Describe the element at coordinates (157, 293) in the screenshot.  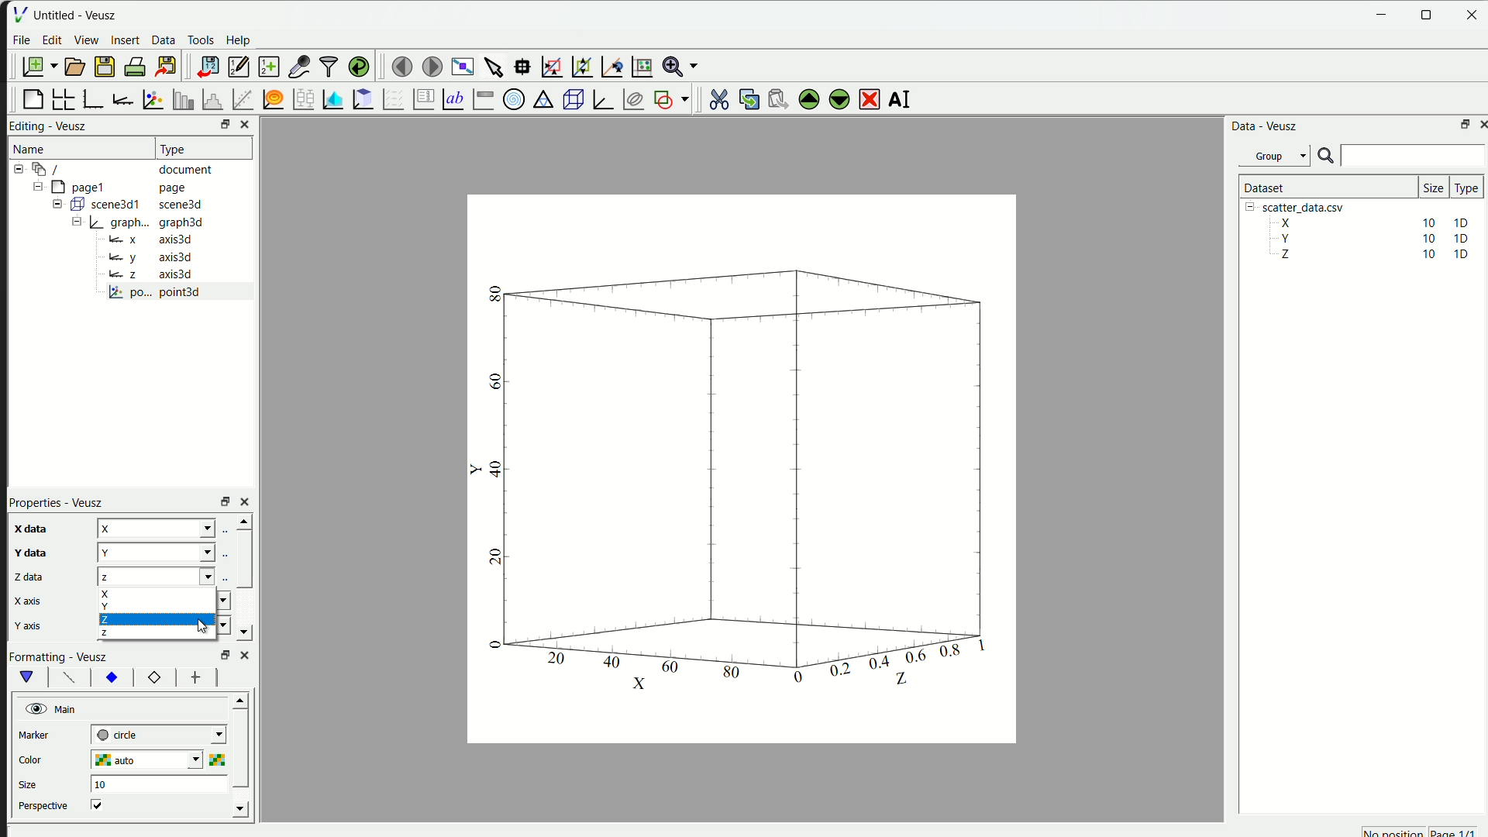
I see `po... point3d` at that location.